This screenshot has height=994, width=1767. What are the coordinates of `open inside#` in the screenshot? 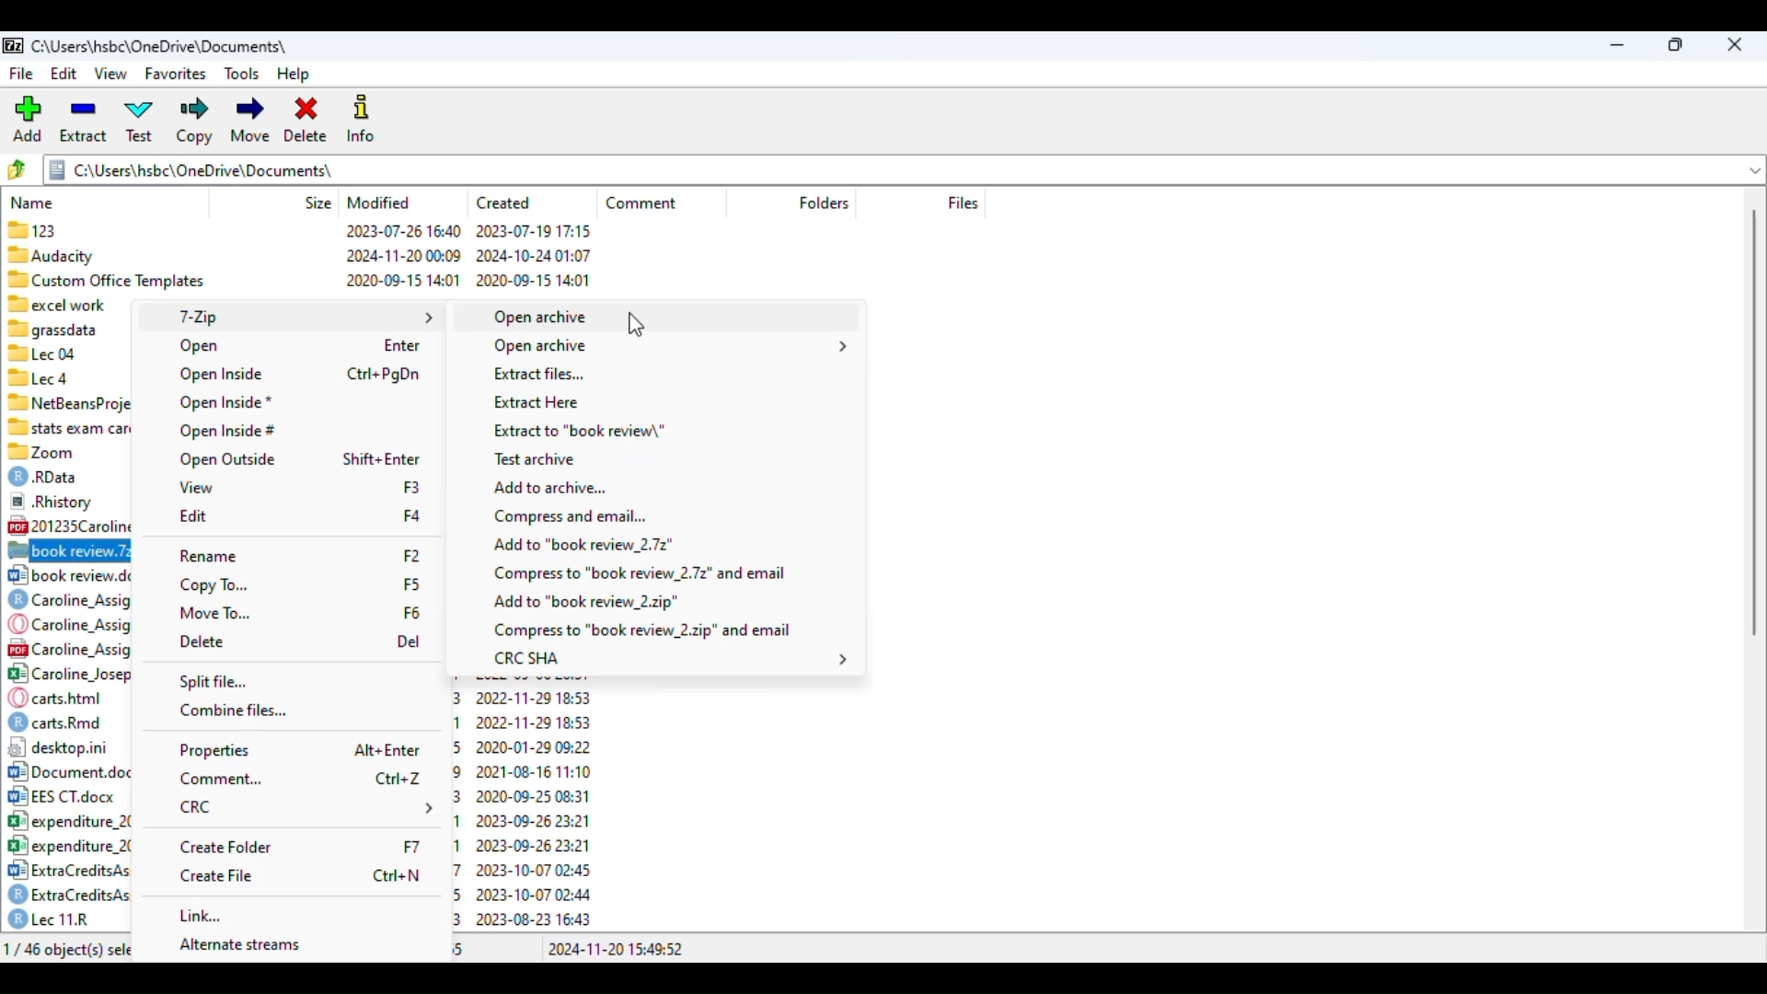 It's located at (228, 431).